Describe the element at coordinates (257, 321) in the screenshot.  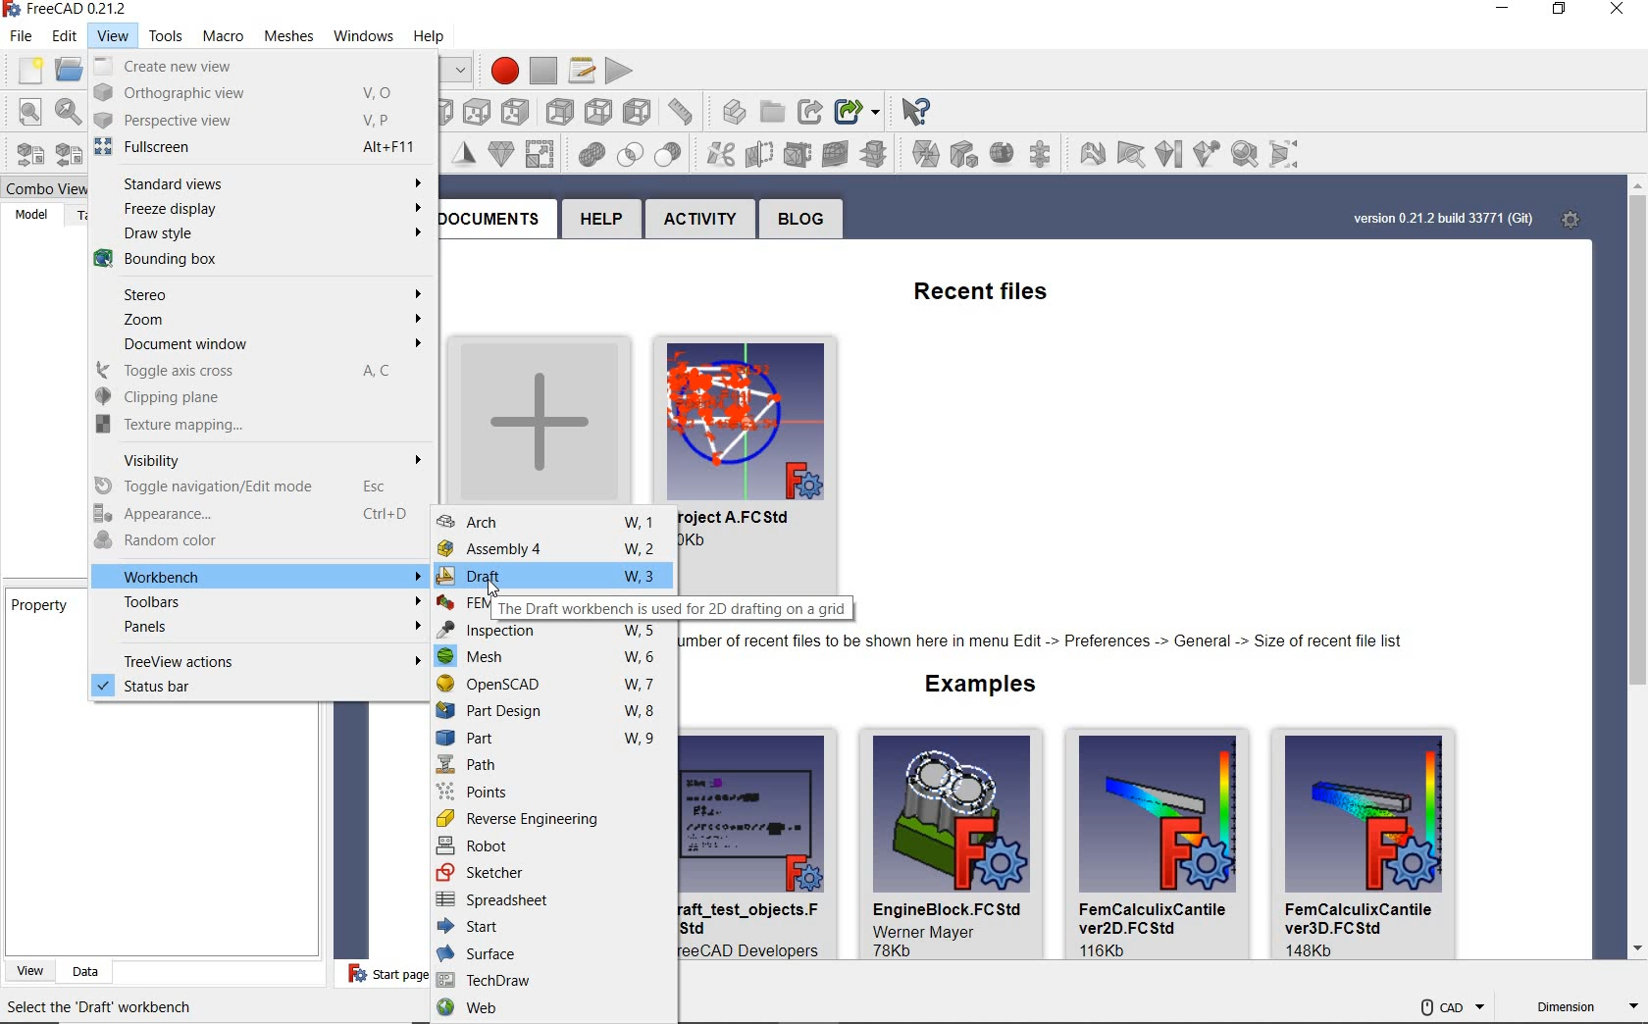
I see `zoom` at that location.